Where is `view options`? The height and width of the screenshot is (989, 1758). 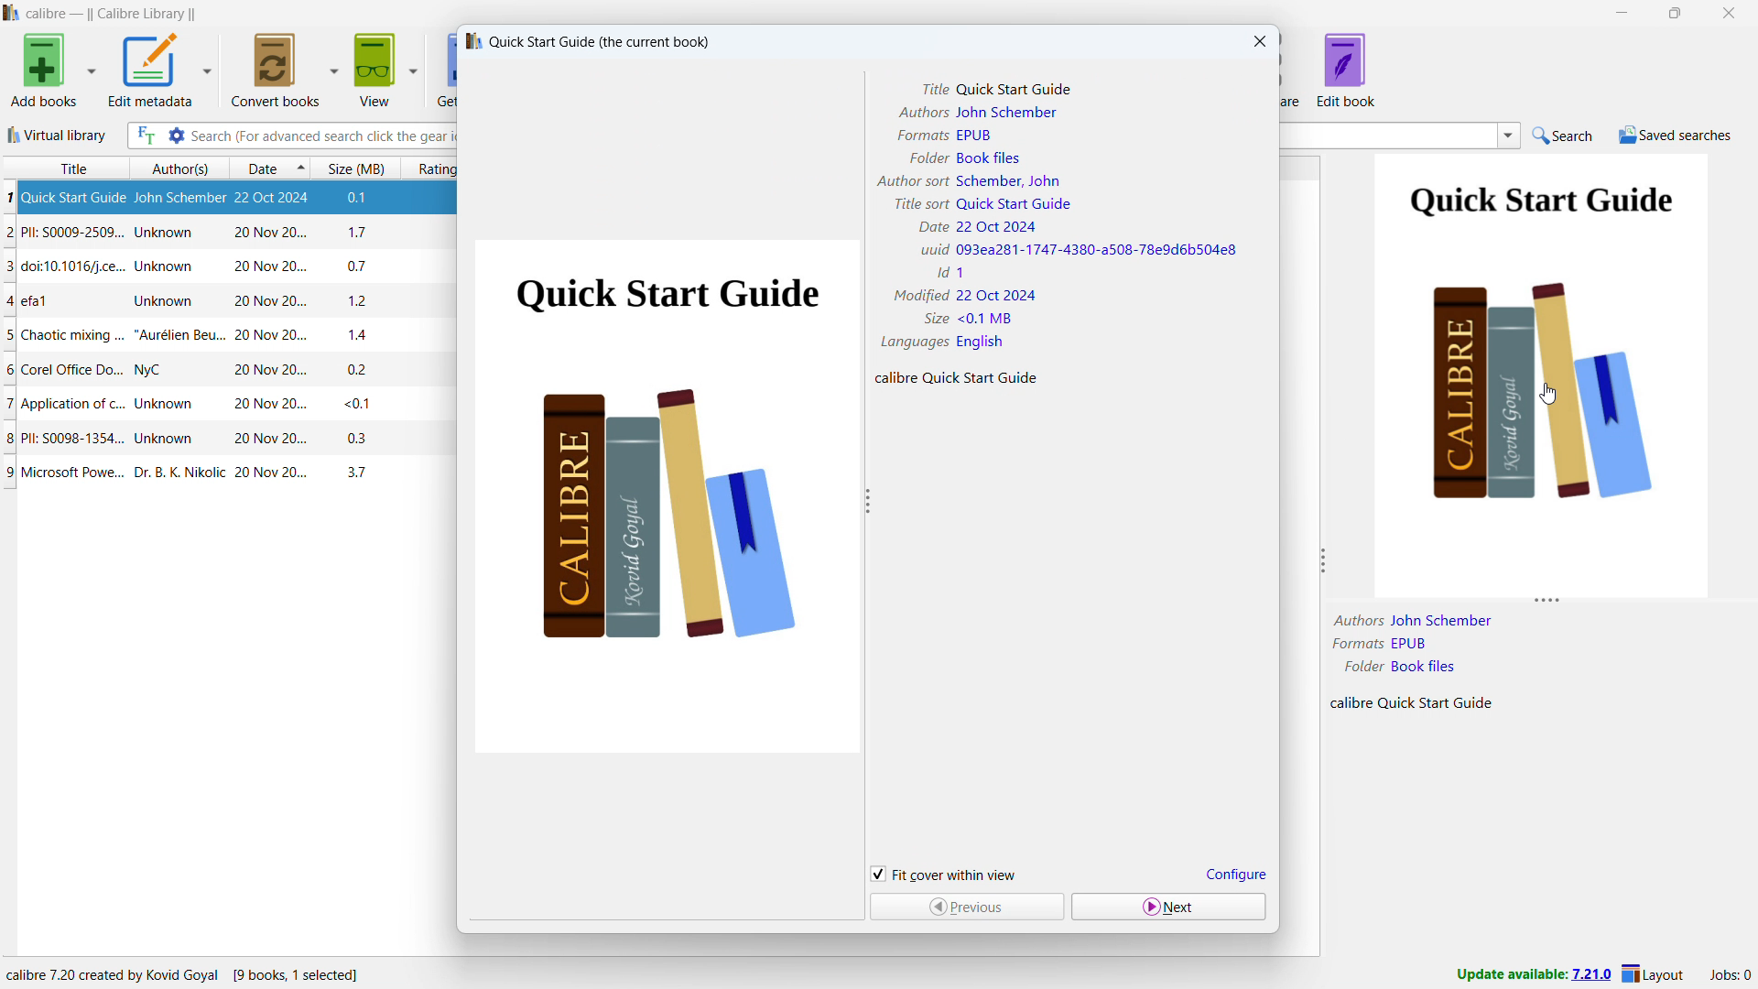 view options is located at coordinates (413, 70).